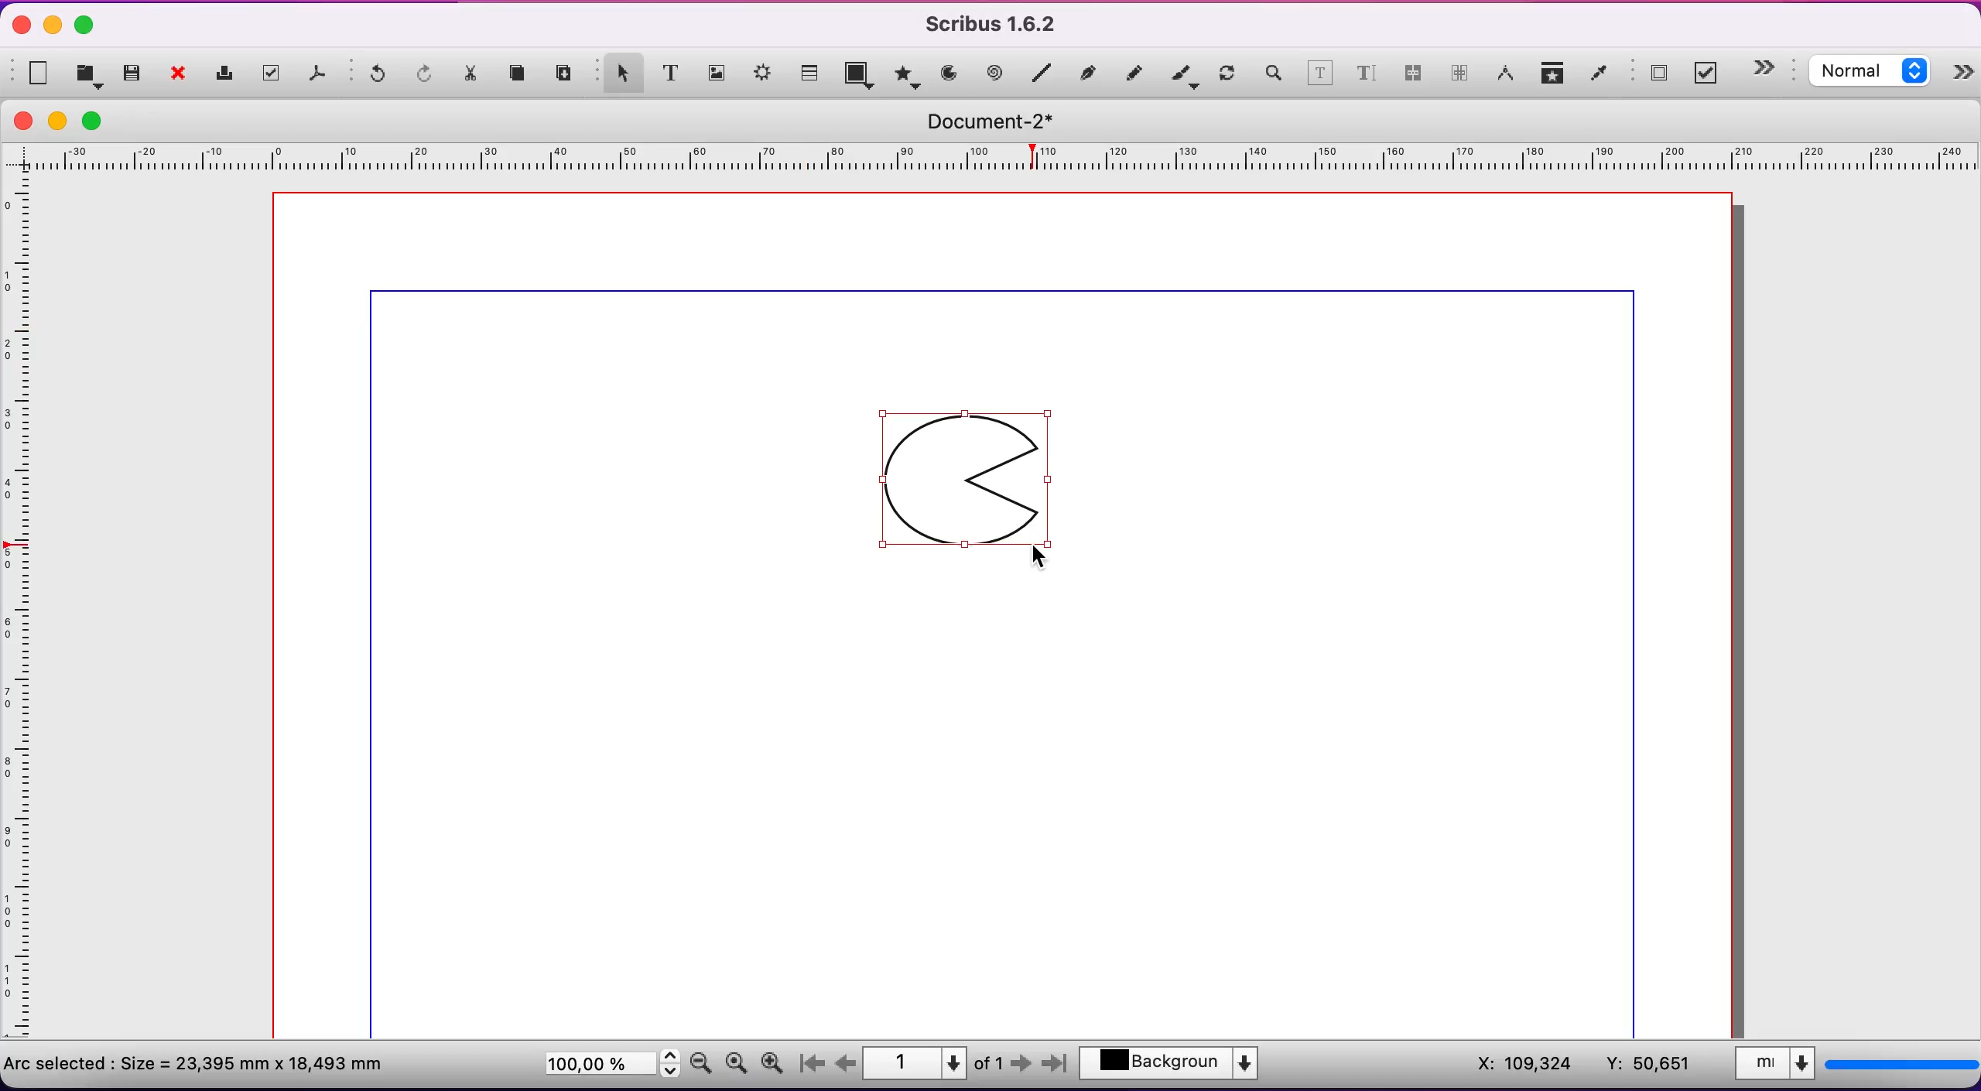  What do you see at coordinates (101, 120) in the screenshot?
I see `maximize` at bounding box center [101, 120].